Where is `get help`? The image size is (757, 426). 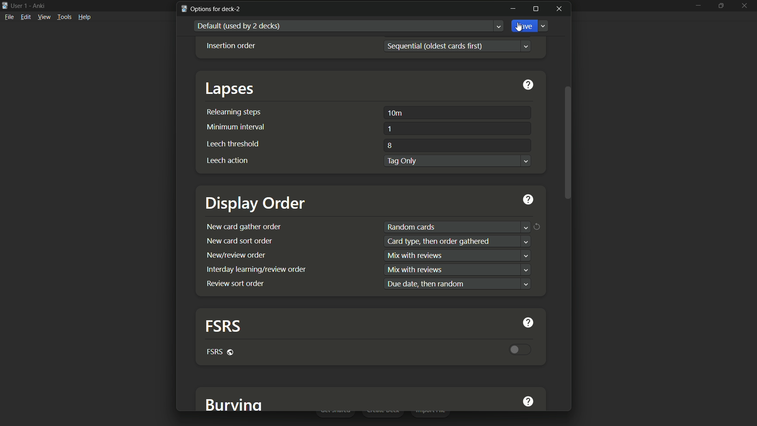 get help is located at coordinates (529, 199).